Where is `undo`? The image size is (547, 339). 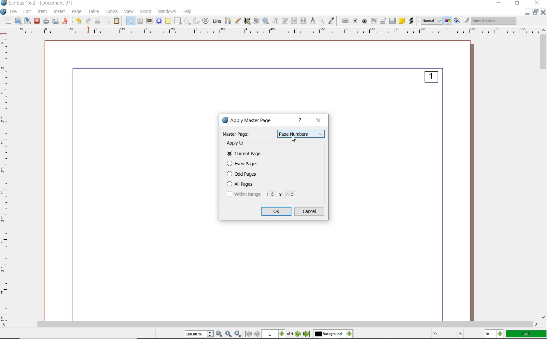 undo is located at coordinates (78, 21).